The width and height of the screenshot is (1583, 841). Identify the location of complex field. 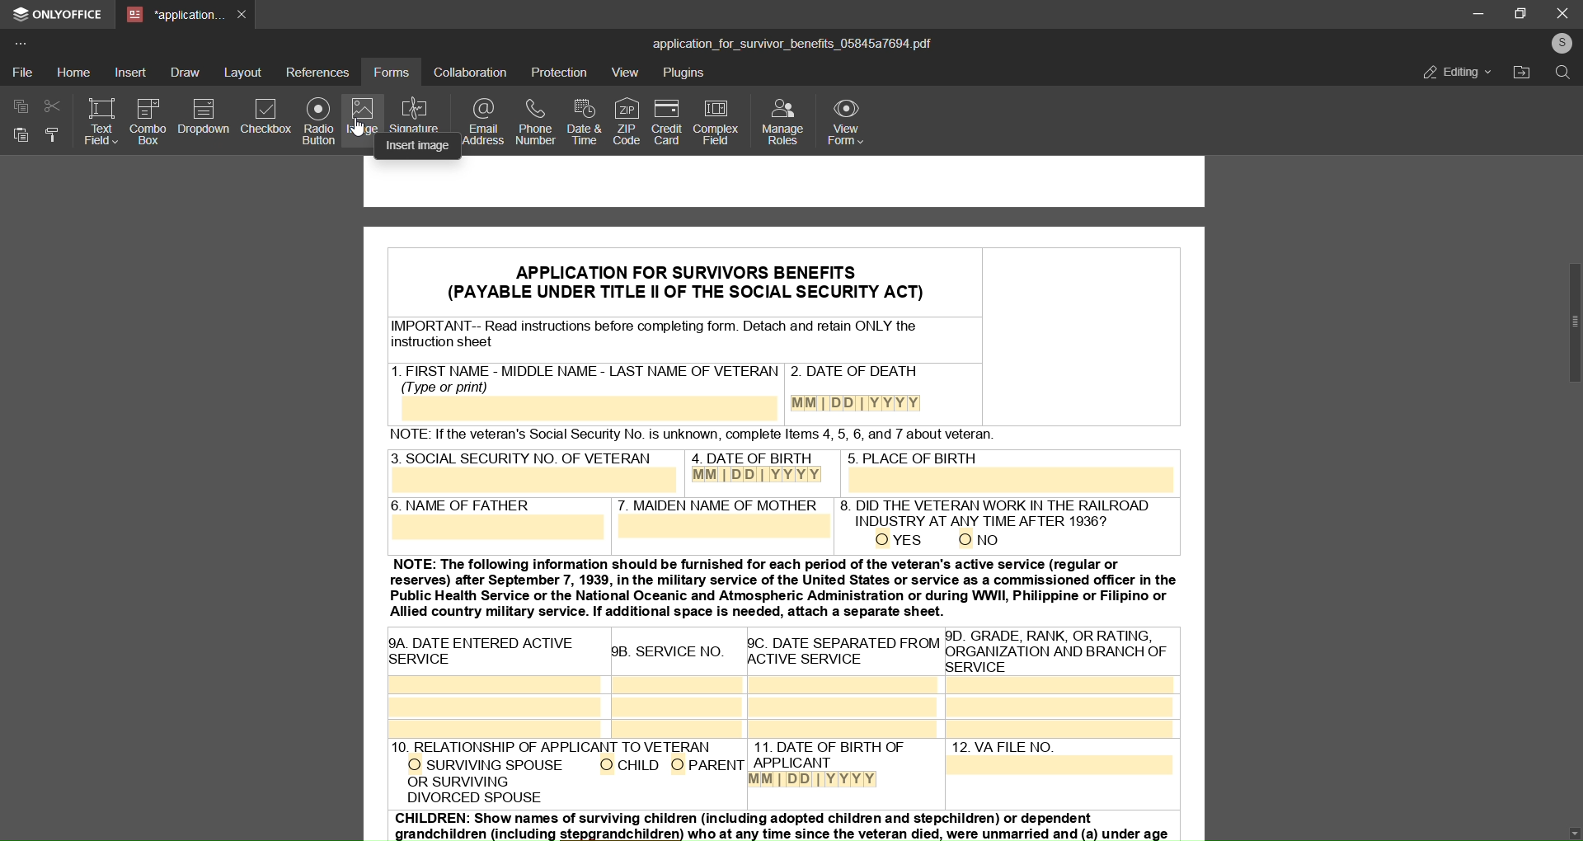
(714, 124).